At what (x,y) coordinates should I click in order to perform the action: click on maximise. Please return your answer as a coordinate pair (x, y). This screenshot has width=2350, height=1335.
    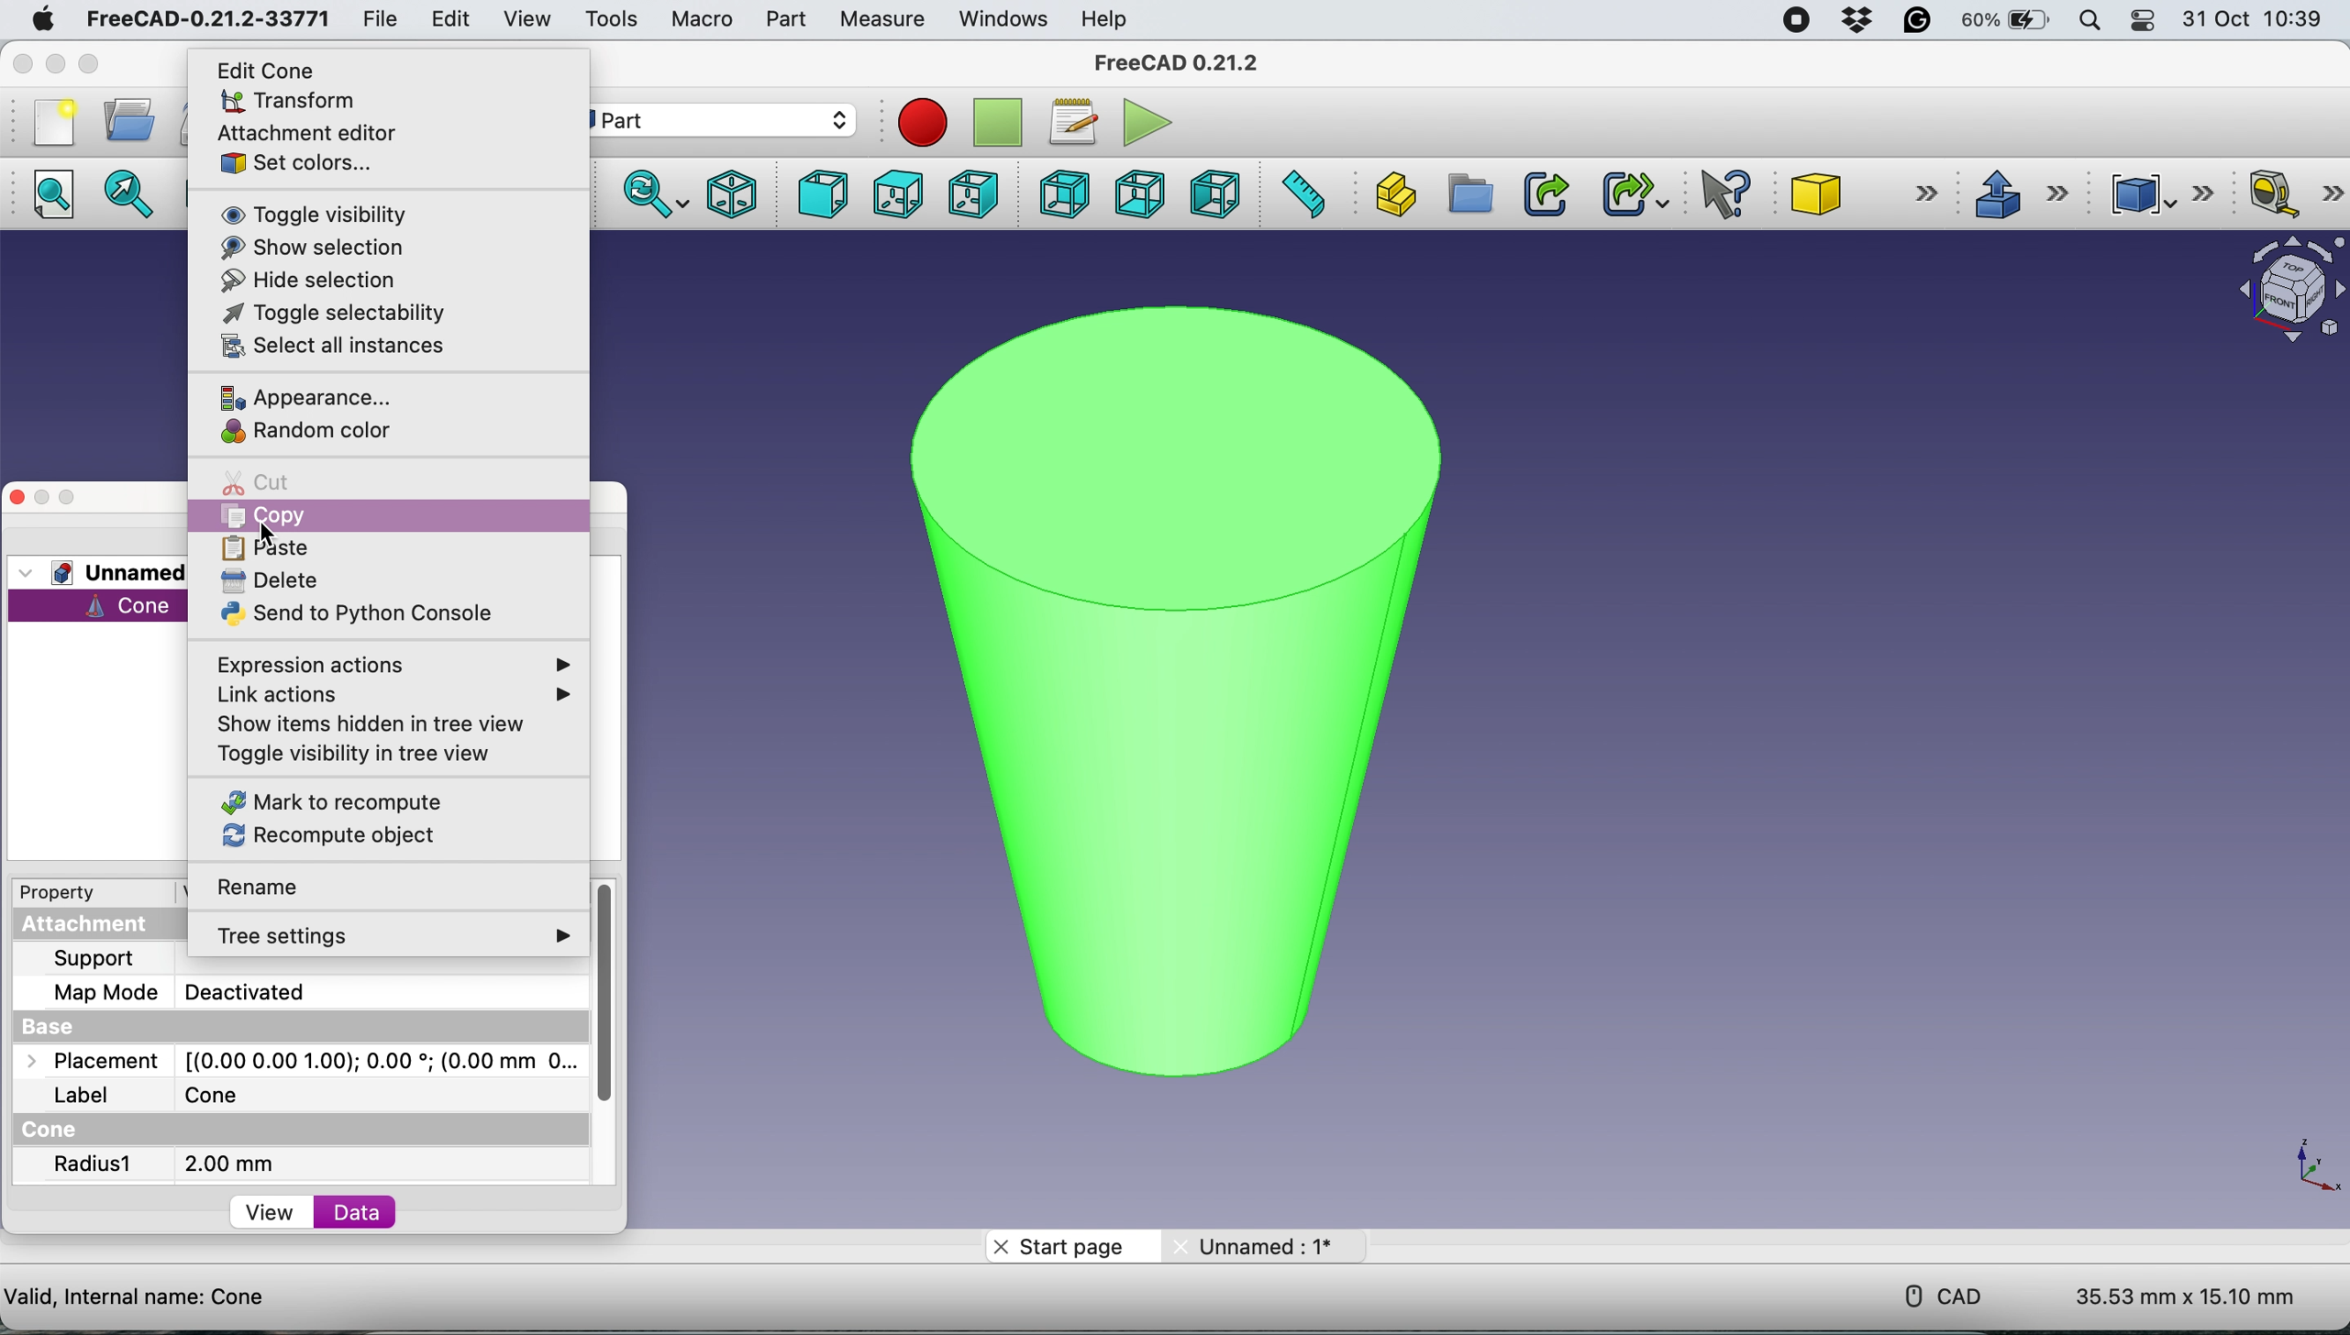
    Looking at the image, I should click on (69, 498).